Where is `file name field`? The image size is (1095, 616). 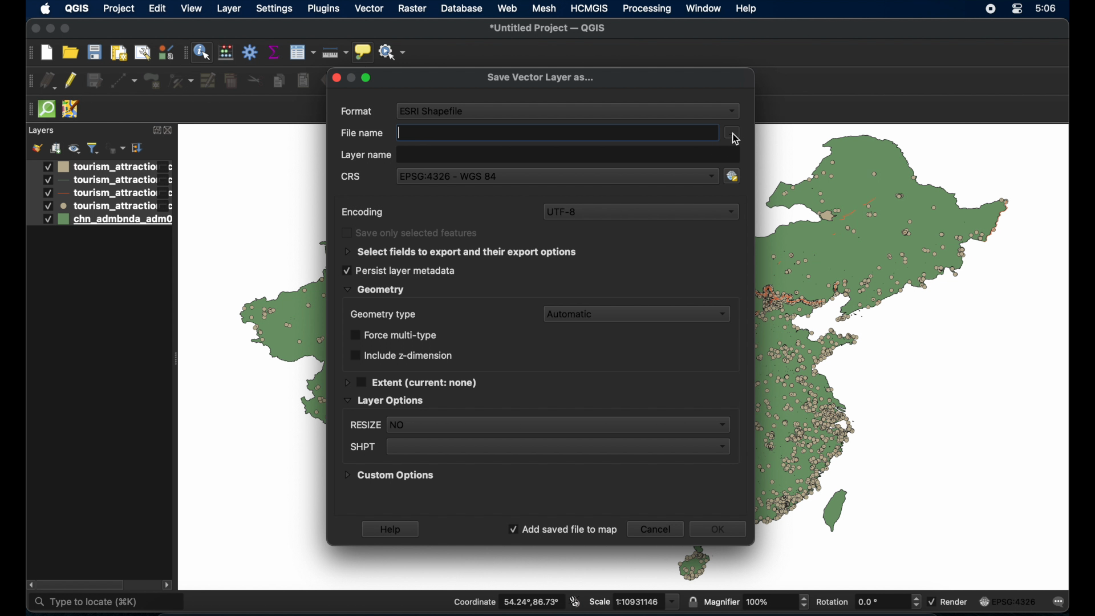
file name field is located at coordinates (557, 131).